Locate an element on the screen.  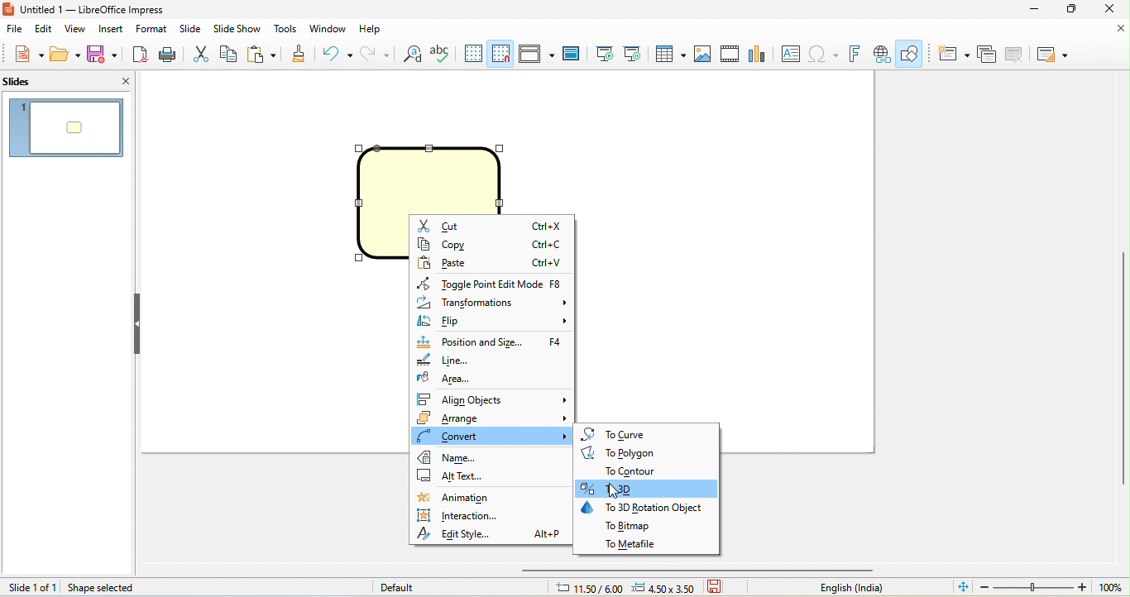
new is located at coordinates (22, 53).